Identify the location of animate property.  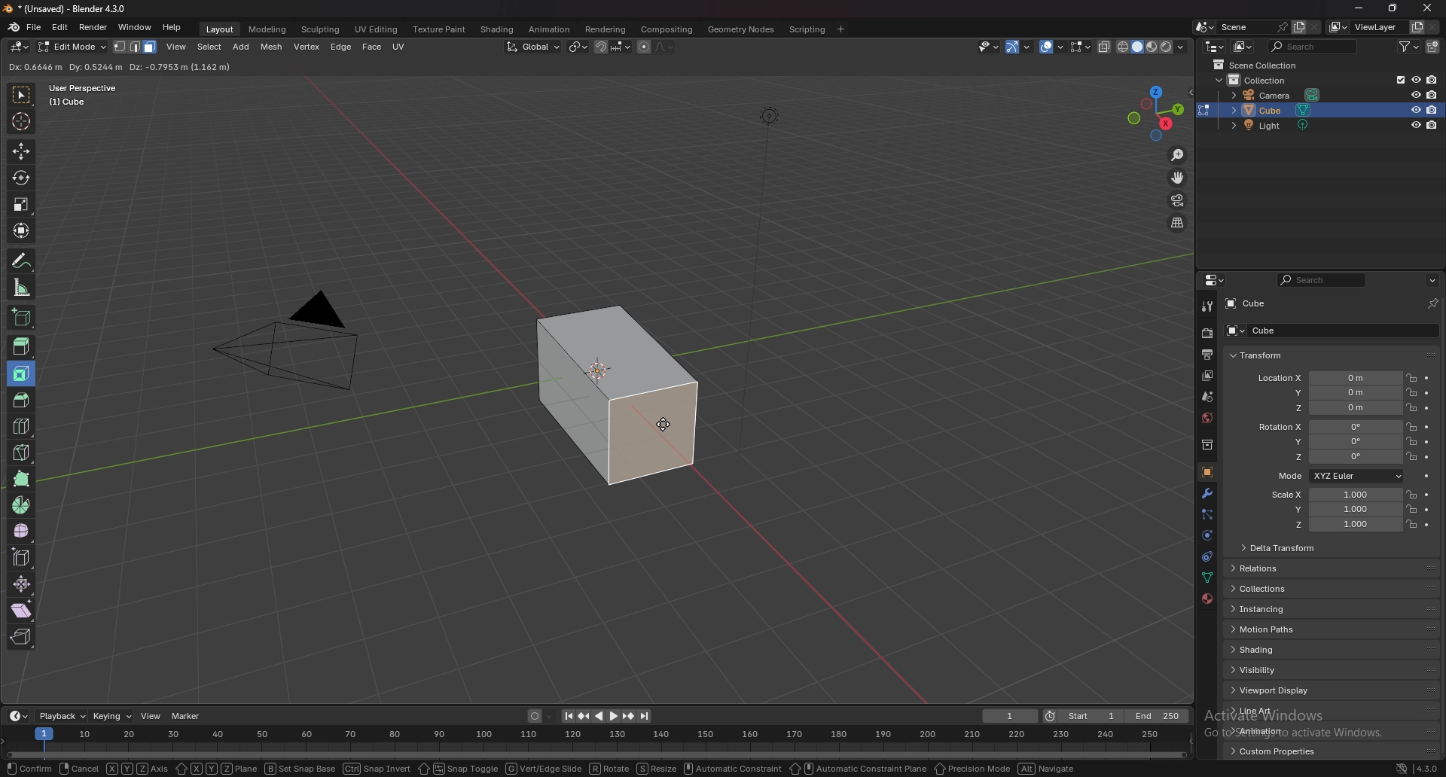
(1428, 392).